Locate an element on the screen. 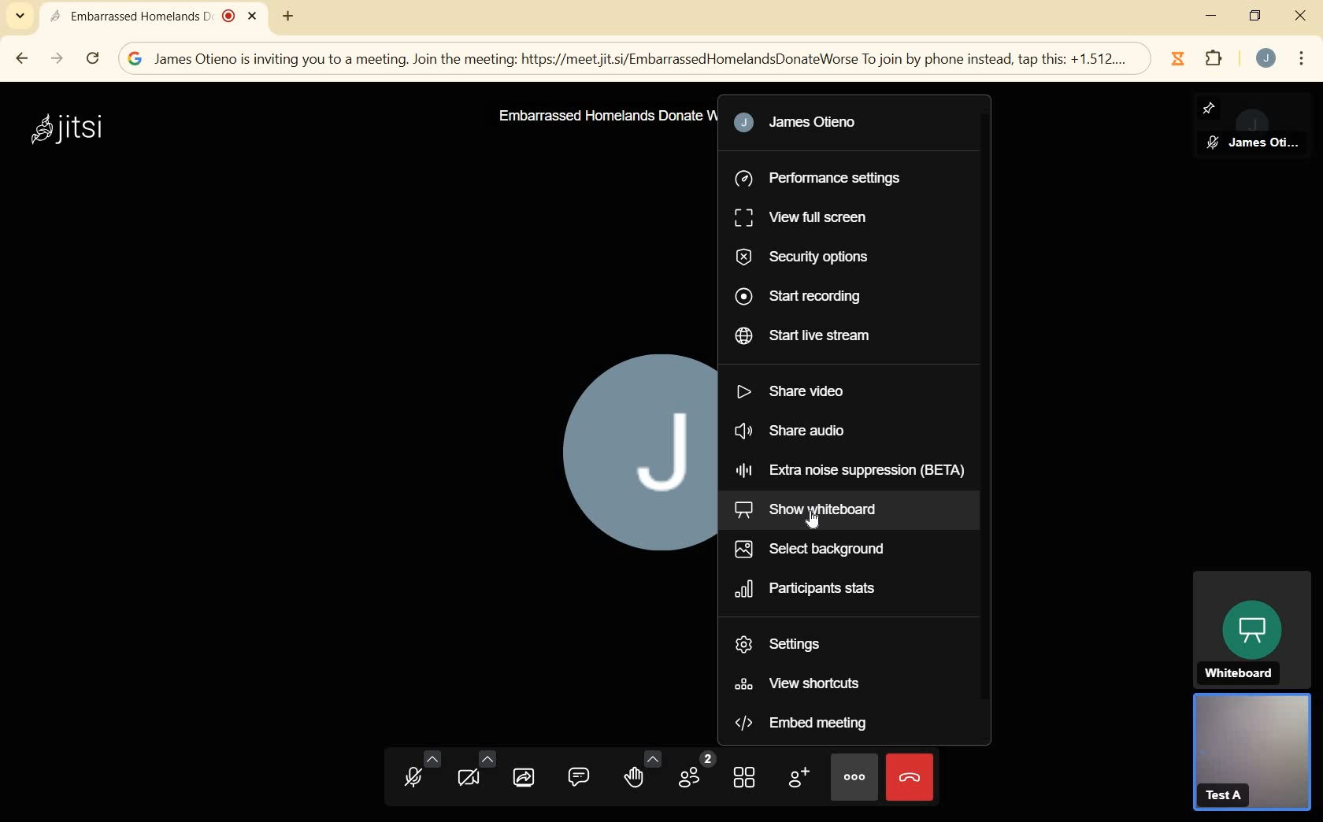 Image resolution: width=1323 pixels, height=822 pixels. account is located at coordinates (1266, 59).